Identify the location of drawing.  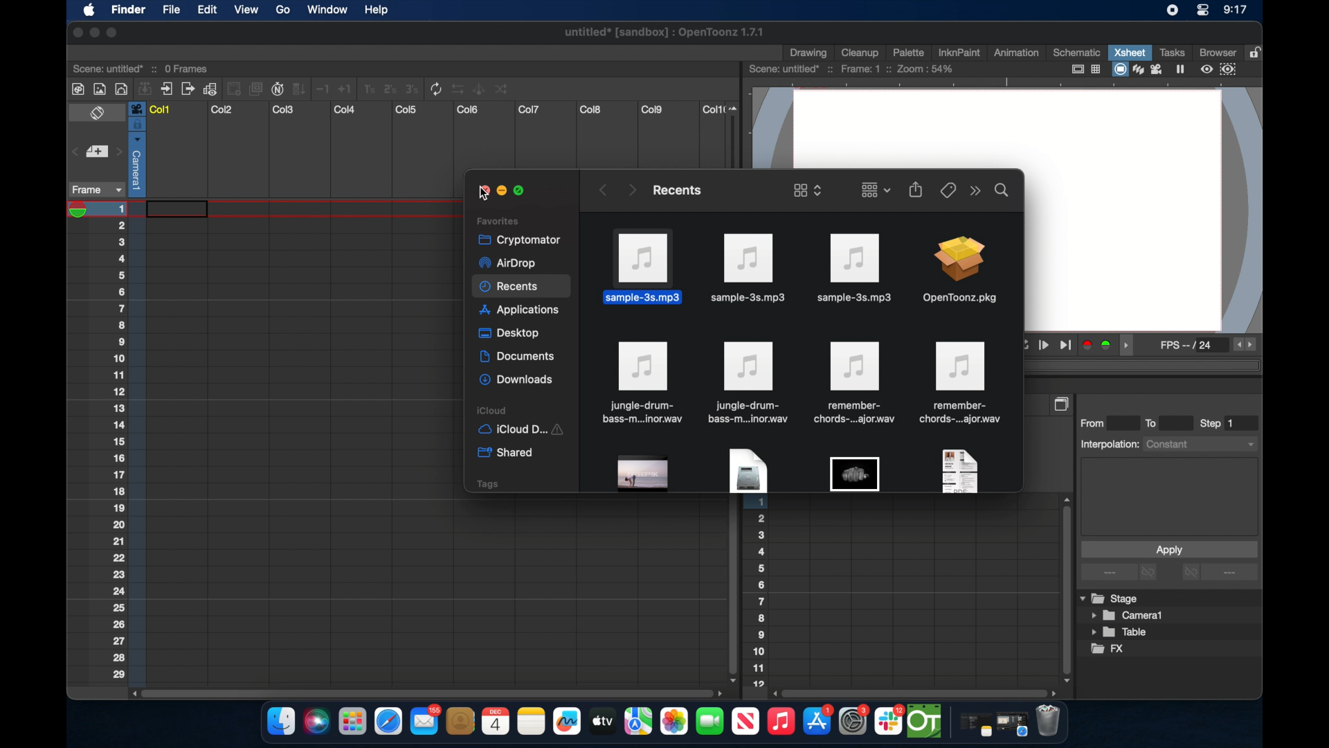
(810, 53).